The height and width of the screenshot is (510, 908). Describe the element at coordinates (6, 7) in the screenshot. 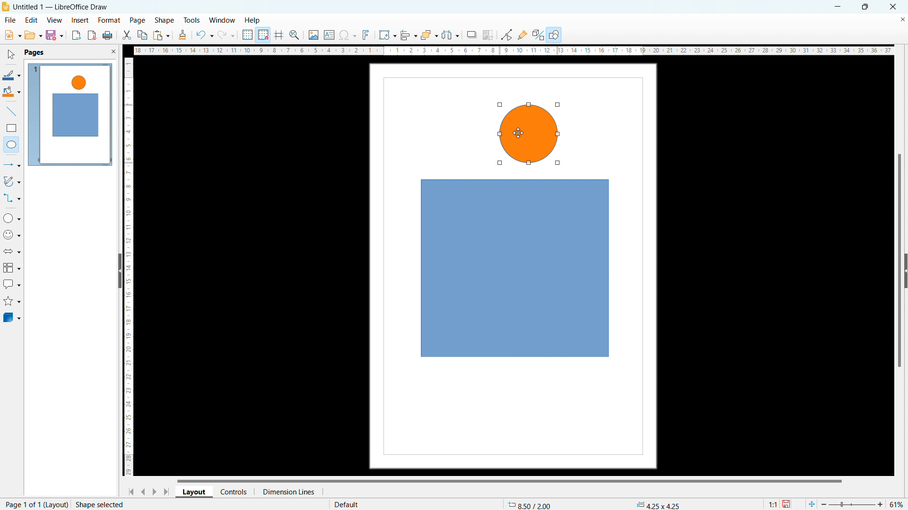

I see `logo` at that location.